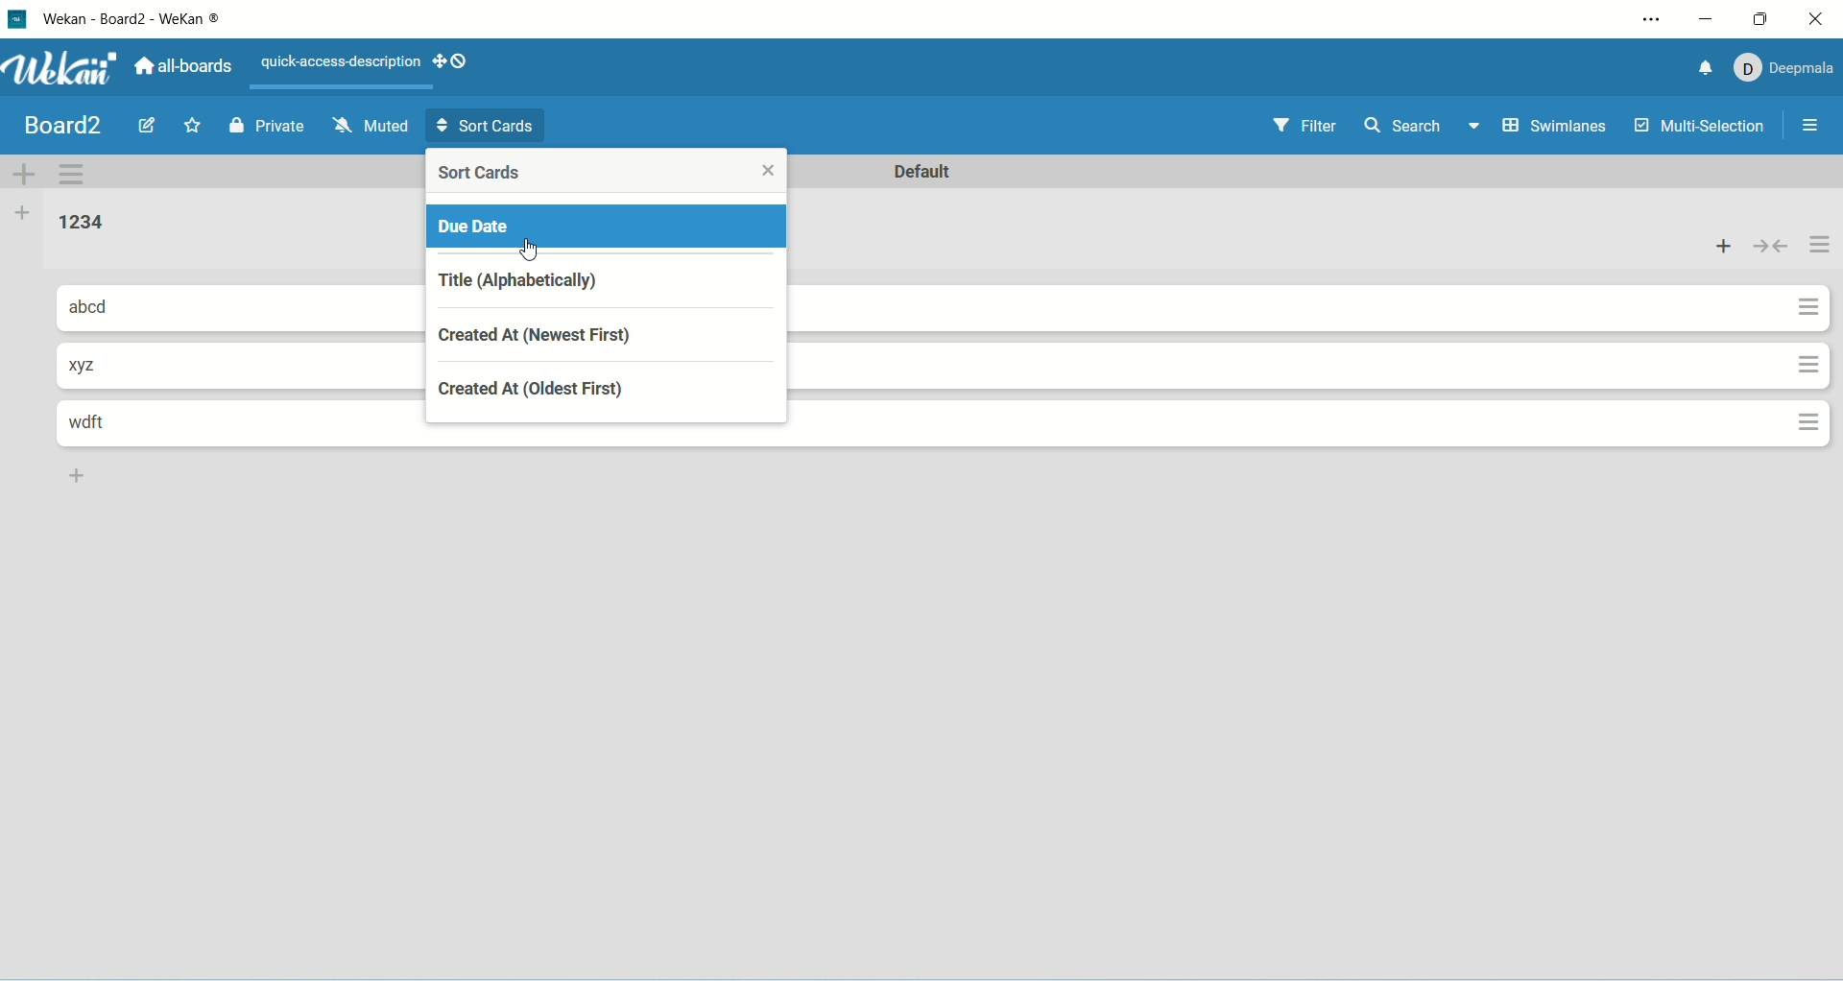 The image size is (1843, 981). Describe the element at coordinates (1815, 331) in the screenshot. I see `actions` at that location.